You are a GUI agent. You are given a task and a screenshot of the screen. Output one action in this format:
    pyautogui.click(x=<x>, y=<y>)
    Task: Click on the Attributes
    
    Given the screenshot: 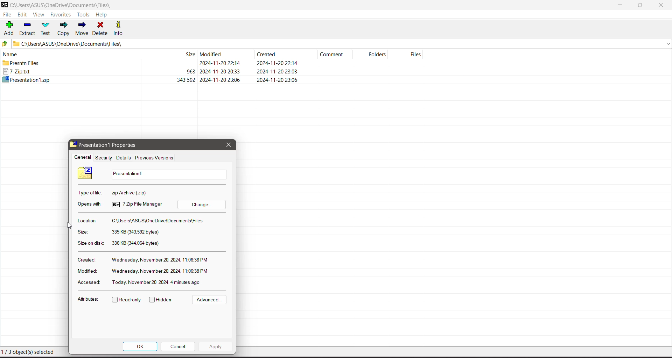 What is the action you would take?
    pyautogui.click(x=88, y=300)
    